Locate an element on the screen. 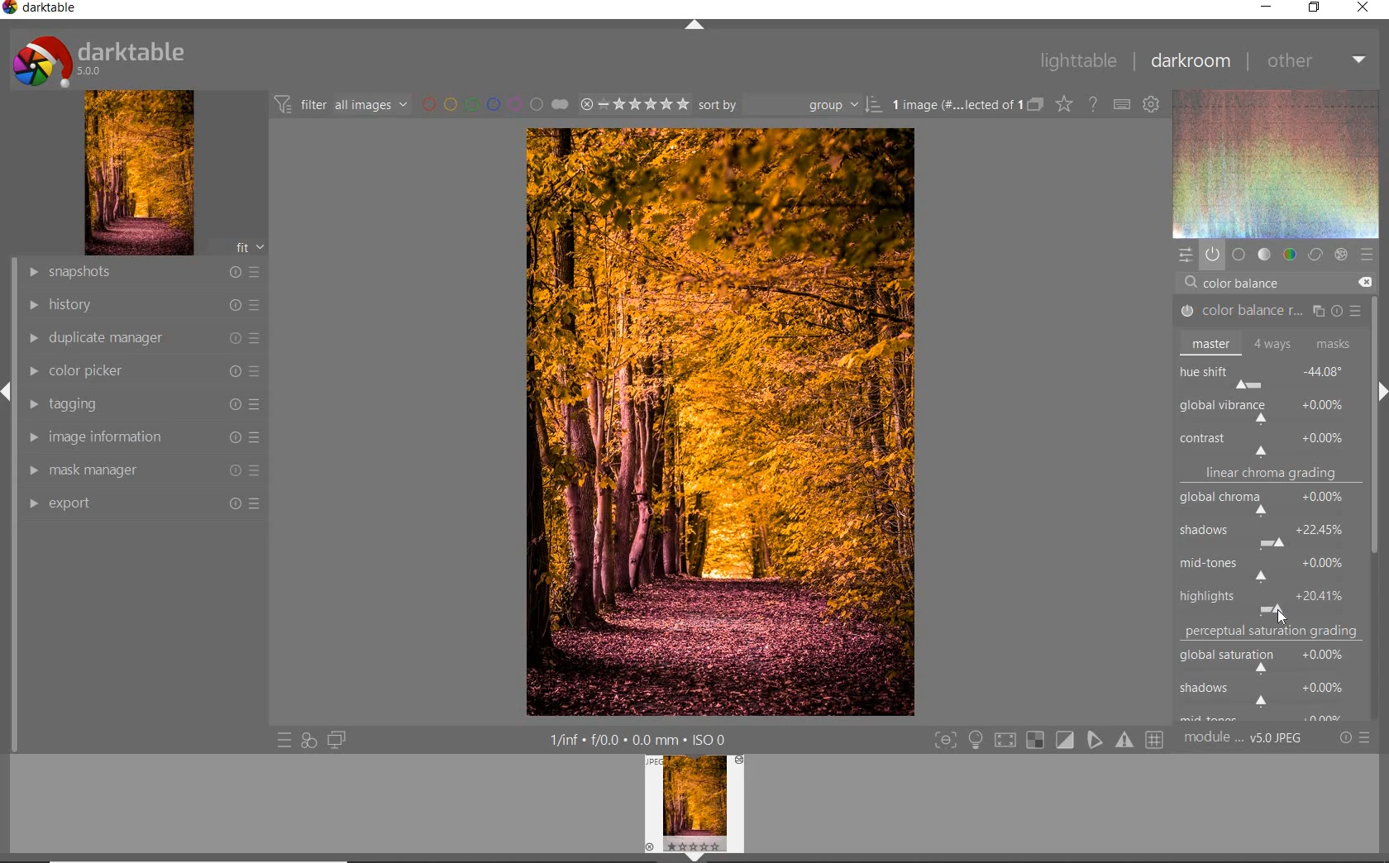 The height and width of the screenshot is (863, 1389). global chroma is located at coordinates (1272, 505).